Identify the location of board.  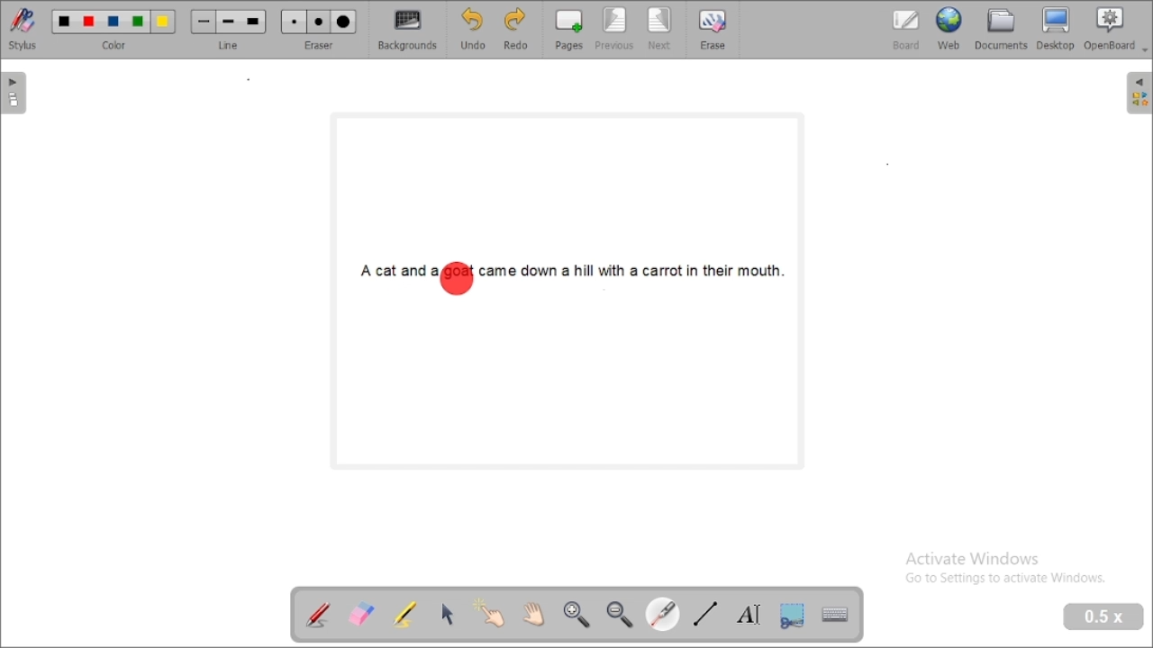
(905, 31).